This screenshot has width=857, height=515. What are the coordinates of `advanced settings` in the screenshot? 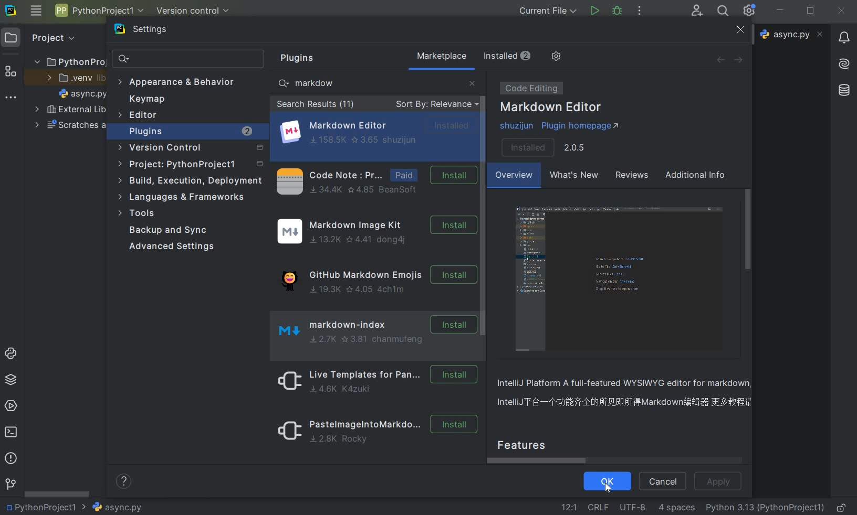 It's located at (173, 246).